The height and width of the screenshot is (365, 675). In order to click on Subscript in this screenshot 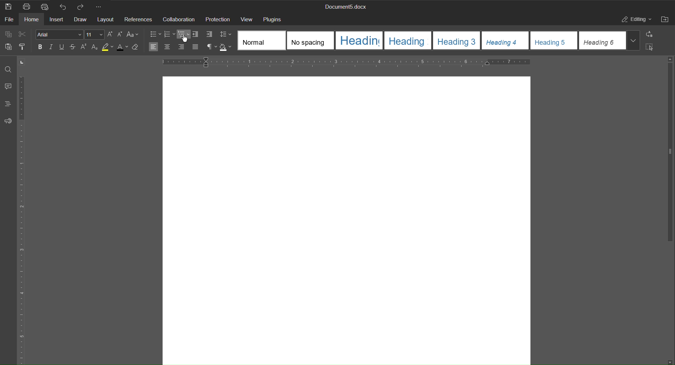, I will do `click(96, 47)`.